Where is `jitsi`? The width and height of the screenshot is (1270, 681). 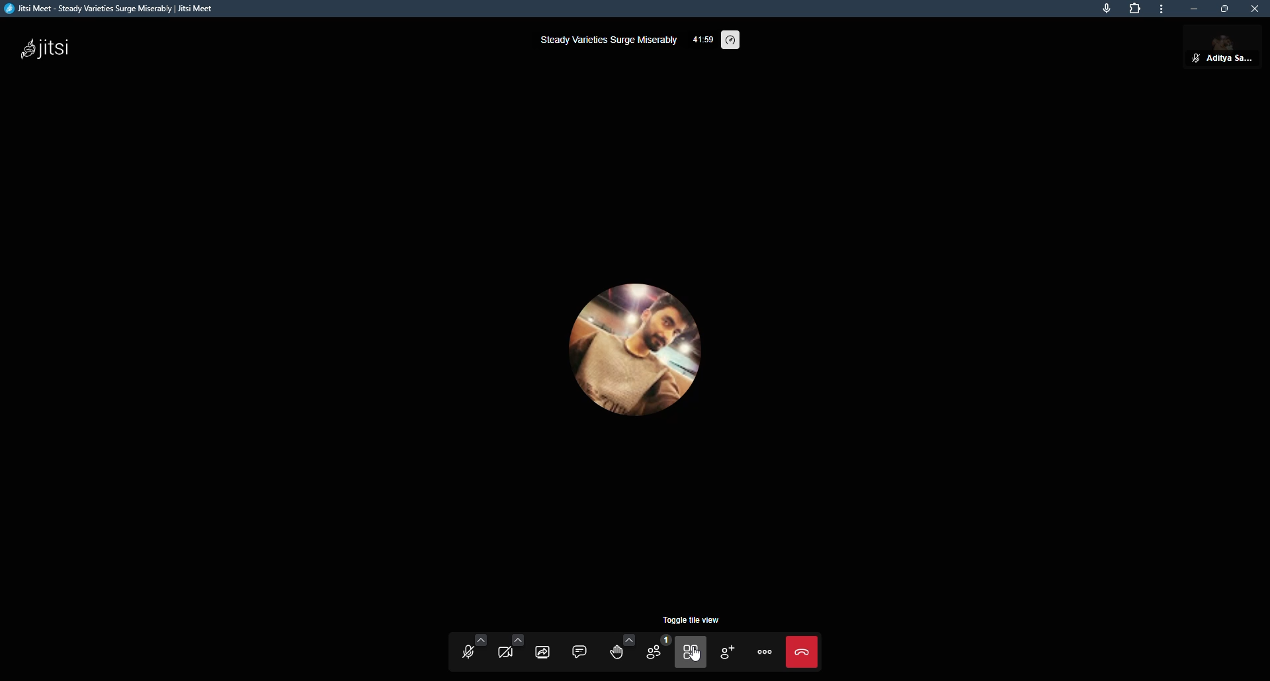 jitsi is located at coordinates (52, 52).